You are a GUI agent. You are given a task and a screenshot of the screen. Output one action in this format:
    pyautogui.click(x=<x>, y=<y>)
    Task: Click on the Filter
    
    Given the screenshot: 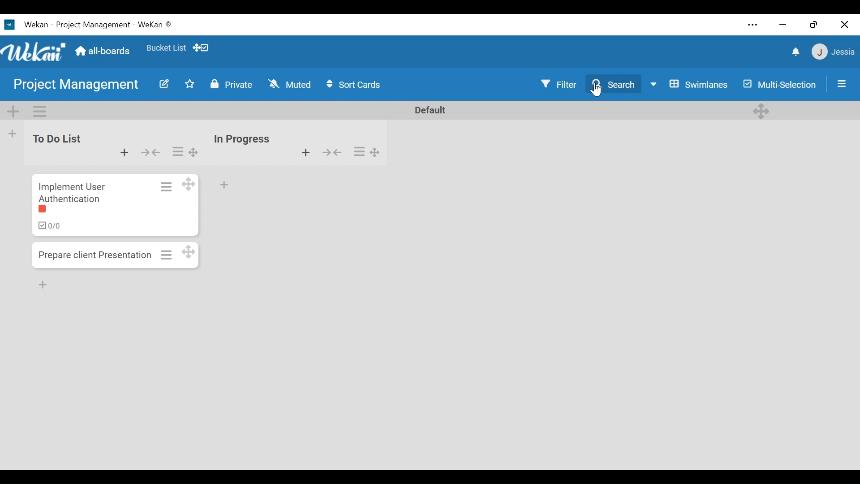 What is the action you would take?
    pyautogui.click(x=558, y=83)
    